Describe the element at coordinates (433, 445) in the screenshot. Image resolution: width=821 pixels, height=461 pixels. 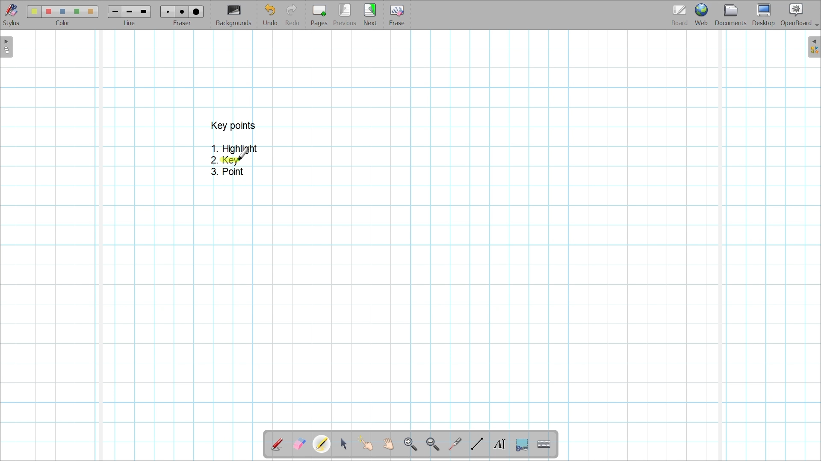
I see `Zoom out` at that location.